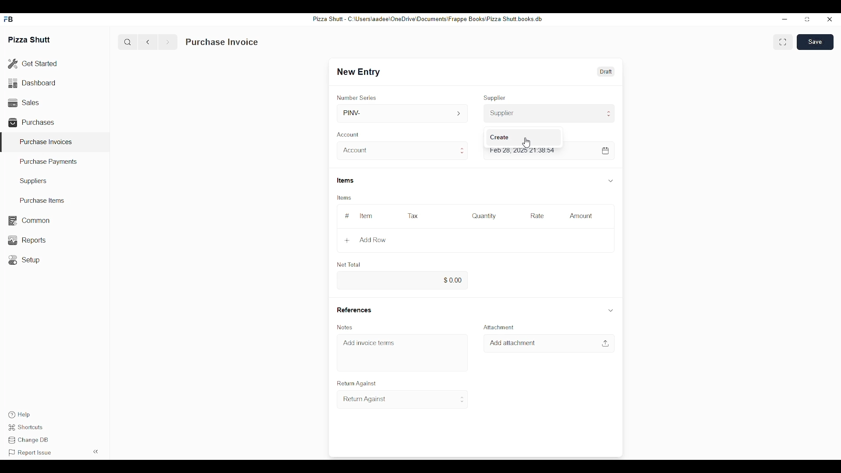 This screenshot has width=841, height=473. Describe the element at coordinates (816, 42) in the screenshot. I see `Save` at that location.